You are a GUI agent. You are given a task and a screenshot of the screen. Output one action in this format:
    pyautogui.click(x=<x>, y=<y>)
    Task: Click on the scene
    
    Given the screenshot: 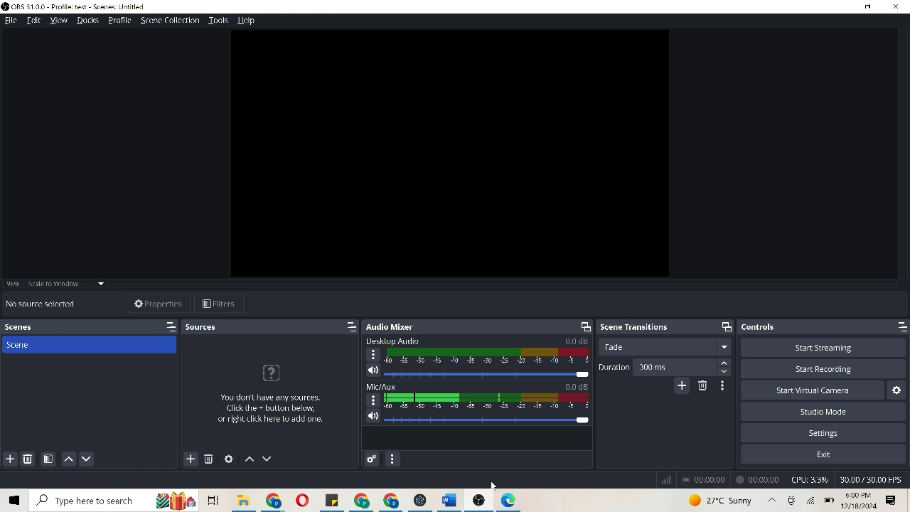 What is the action you would take?
    pyautogui.click(x=91, y=346)
    